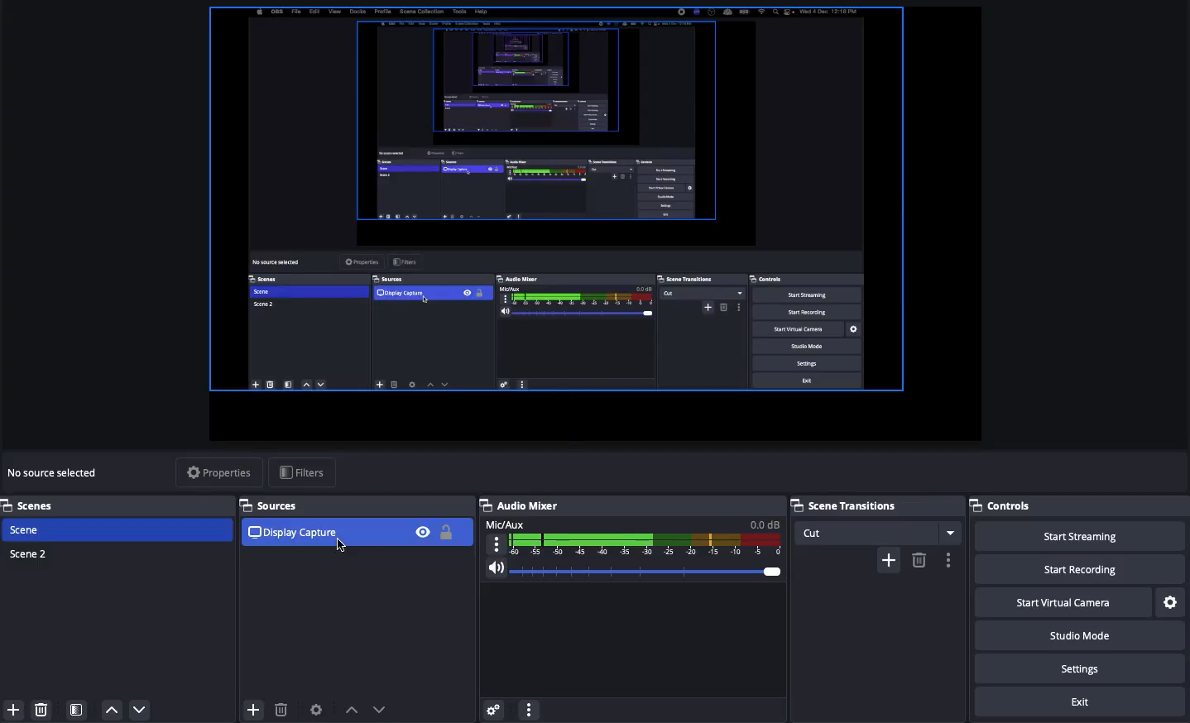 This screenshot has height=723, width=1190. Describe the element at coordinates (290, 534) in the screenshot. I see `Display capture` at that location.